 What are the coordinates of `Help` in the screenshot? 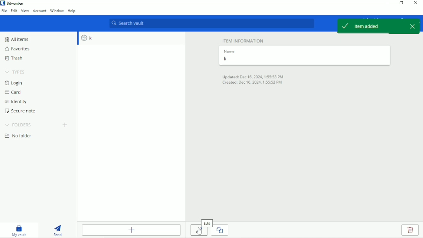 It's located at (71, 10).